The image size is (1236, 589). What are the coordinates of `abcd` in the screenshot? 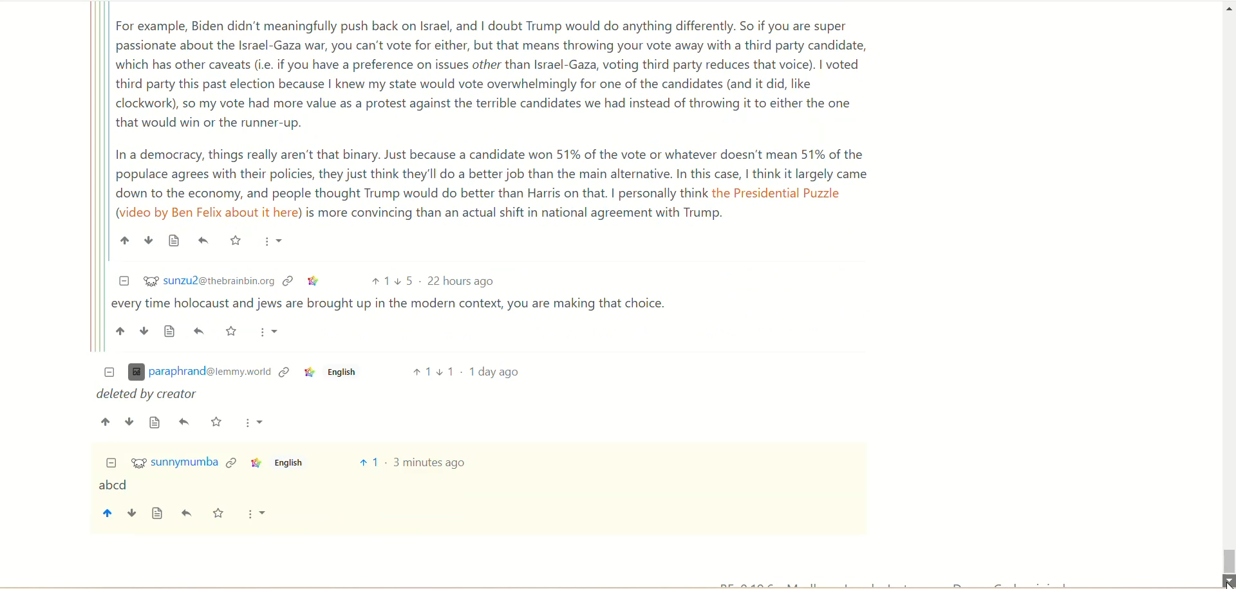 It's located at (113, 486).